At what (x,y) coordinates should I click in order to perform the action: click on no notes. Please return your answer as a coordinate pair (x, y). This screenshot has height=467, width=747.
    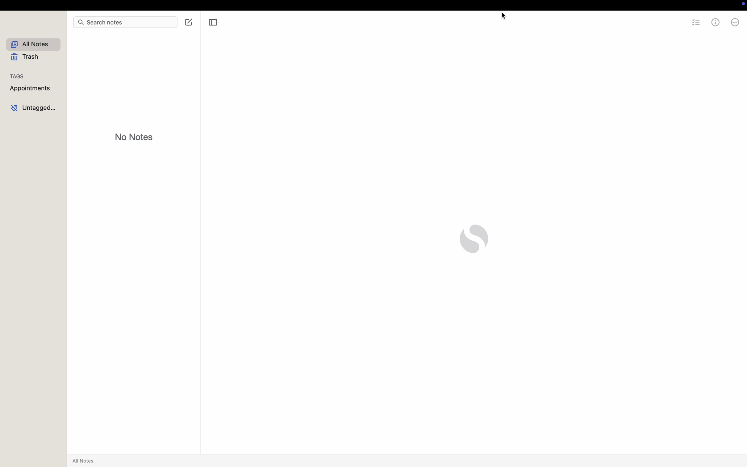
    Looking at the image, I should click on (133, 137).